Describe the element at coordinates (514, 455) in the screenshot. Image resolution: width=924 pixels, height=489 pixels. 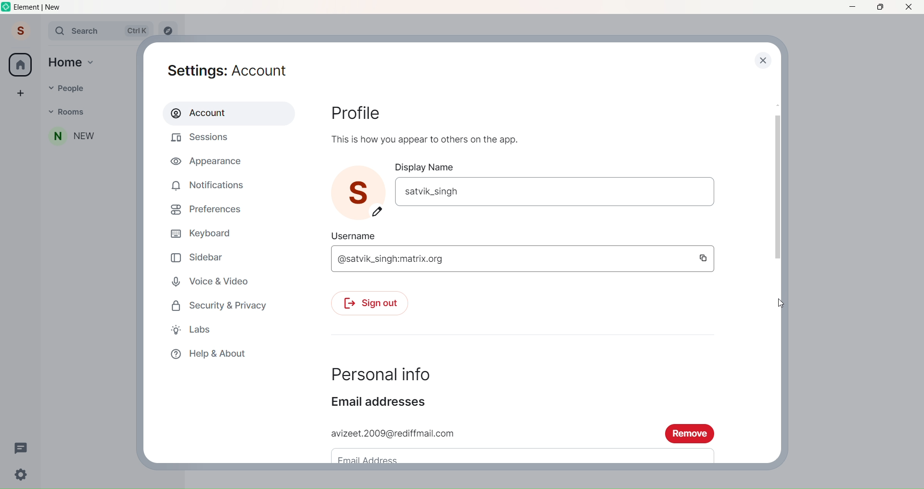
I see `Email ID place` at that location.